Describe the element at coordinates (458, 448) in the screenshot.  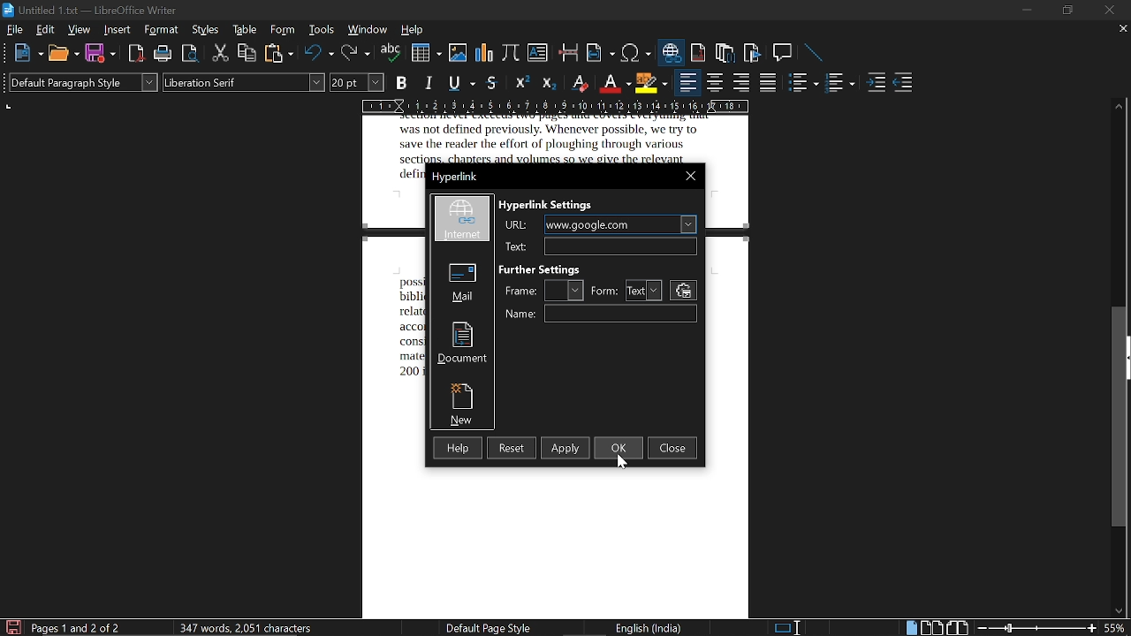
I see `help` at that location.